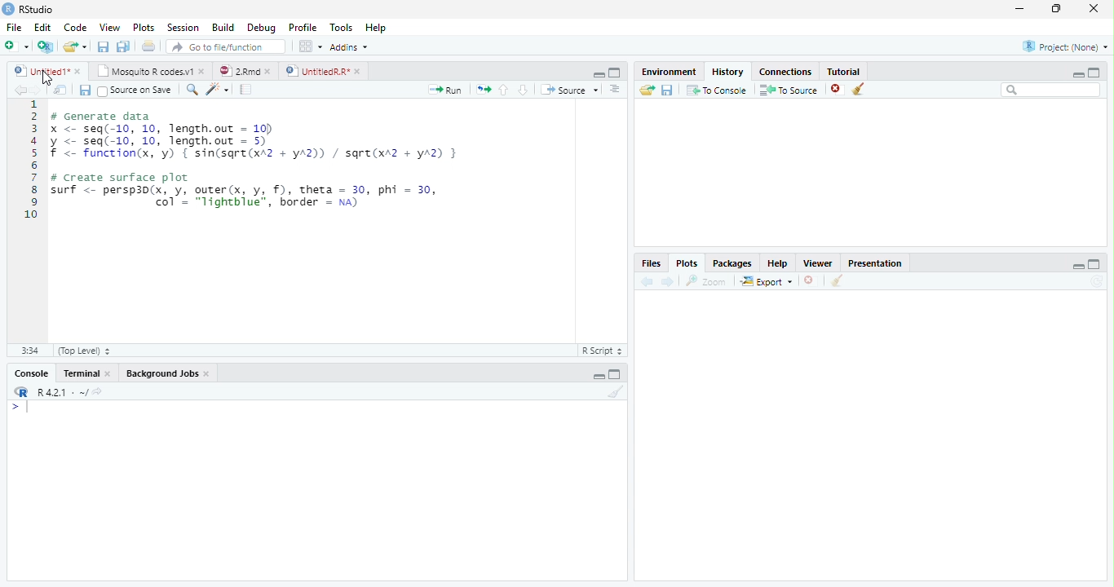  Describe the element at coordinates (86, 351) in the screenshot. I see `(Top Level)` at that location.